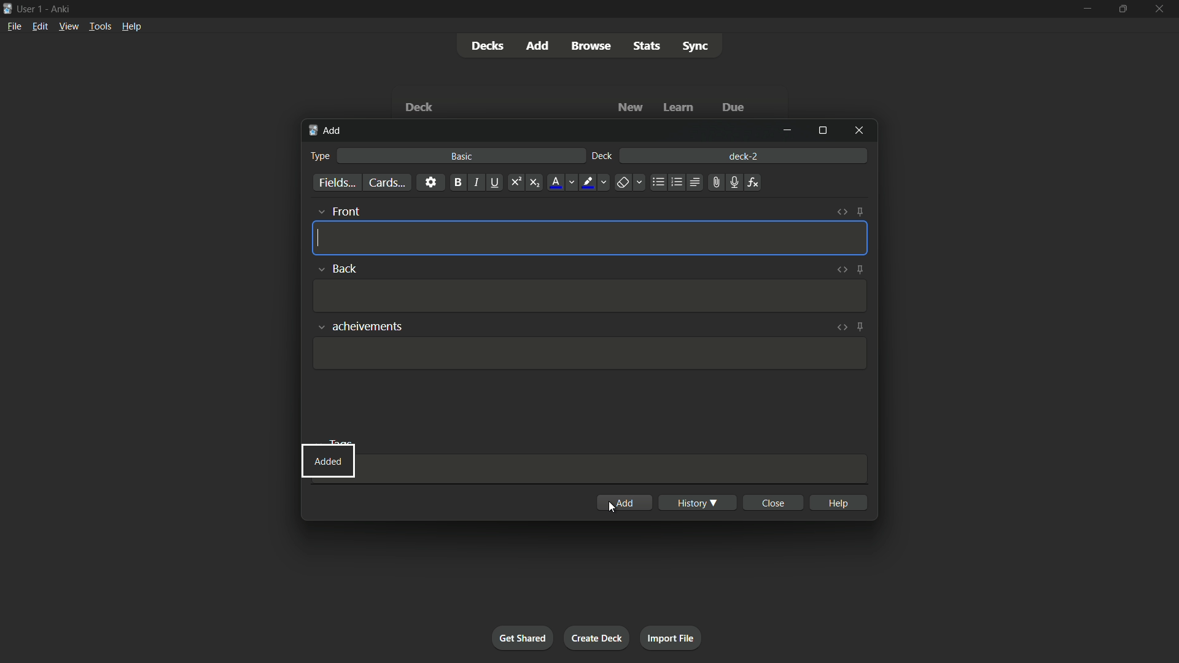  What do you see at coordinates (476, 182) in the screenshot?
I see `italic` at bounding box center [476, 182].